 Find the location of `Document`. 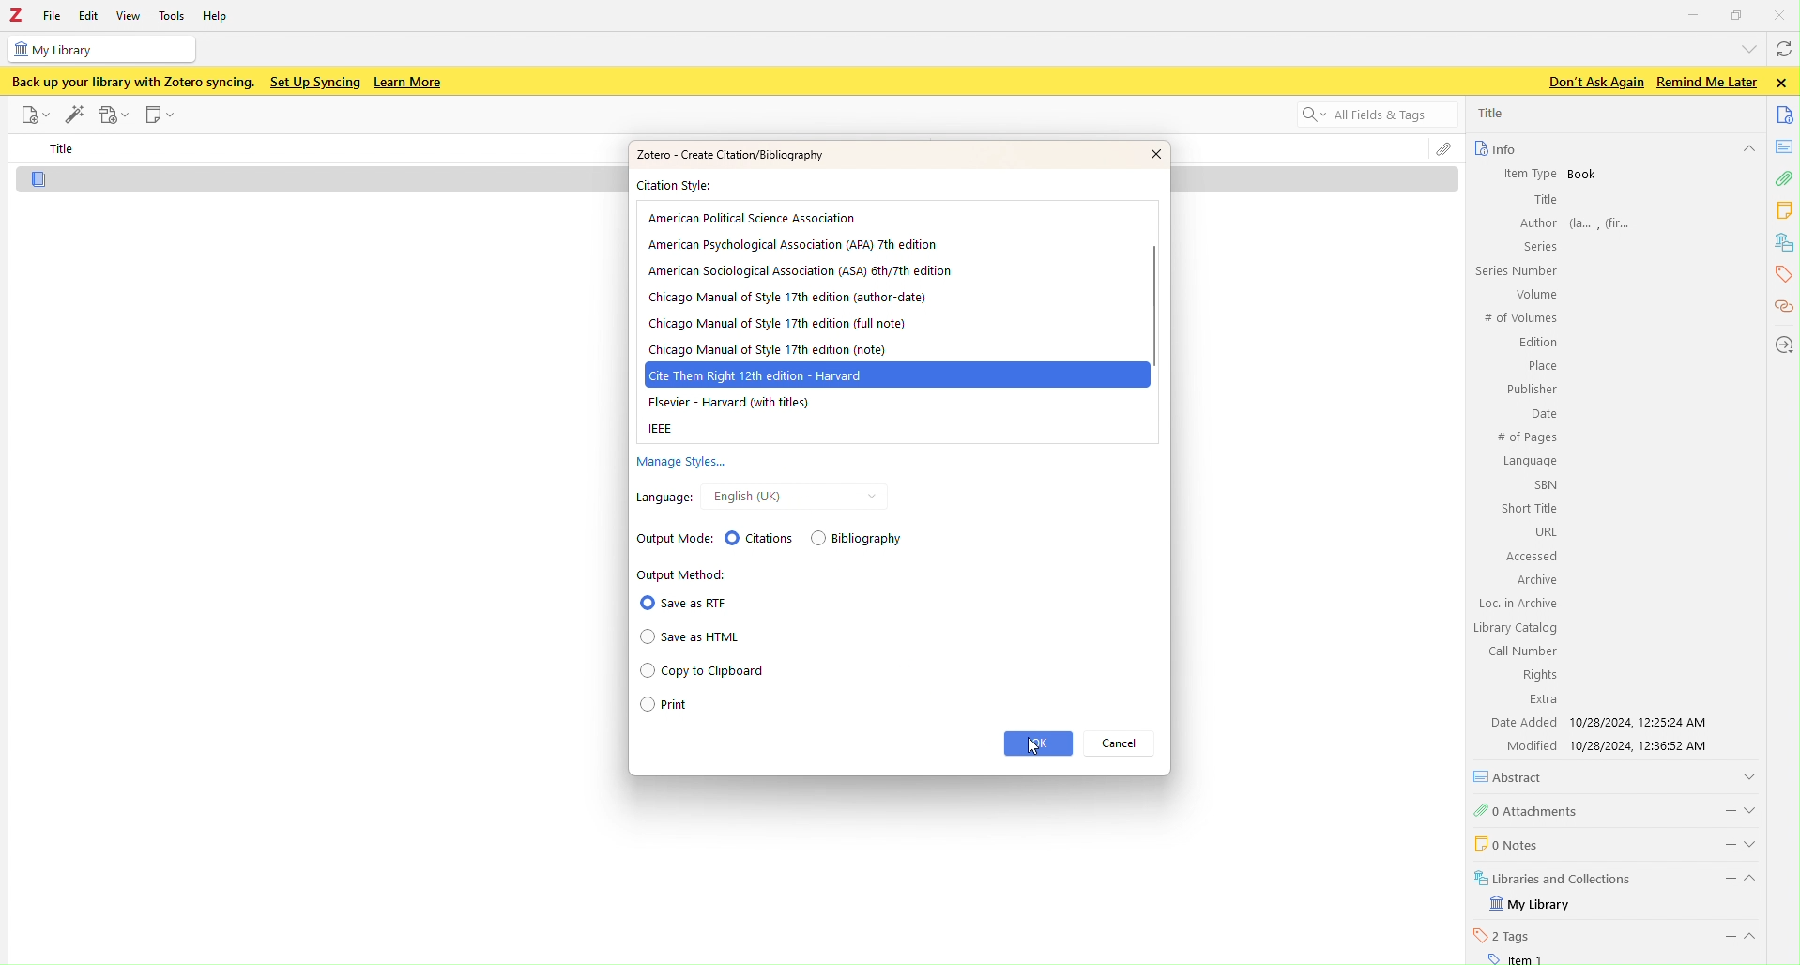

Document is located at coordinates (324, 180).